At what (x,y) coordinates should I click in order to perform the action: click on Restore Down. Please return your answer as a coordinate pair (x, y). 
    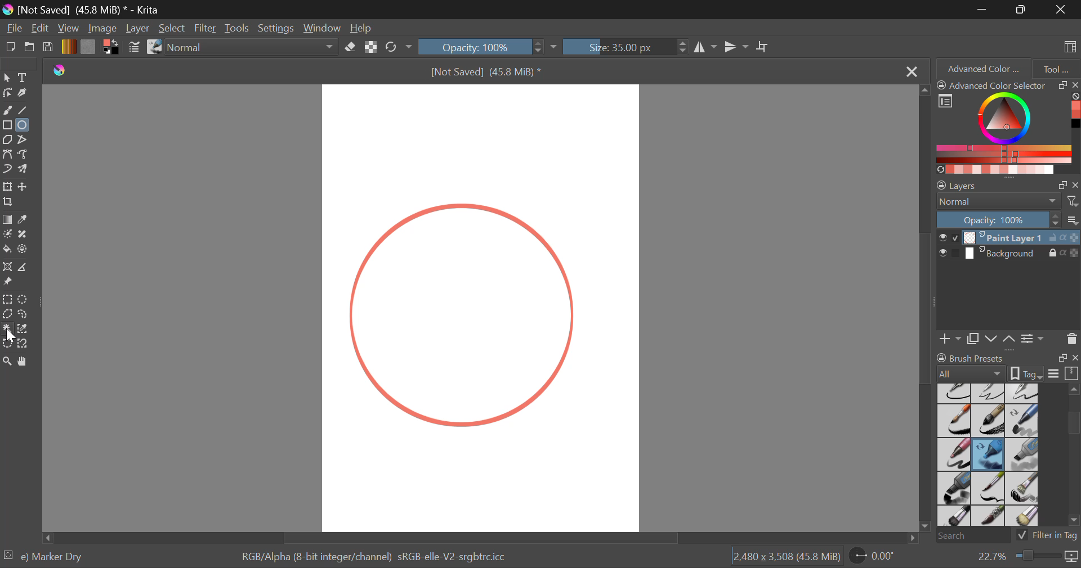
    Looking at the image, I should click on (984, 9).